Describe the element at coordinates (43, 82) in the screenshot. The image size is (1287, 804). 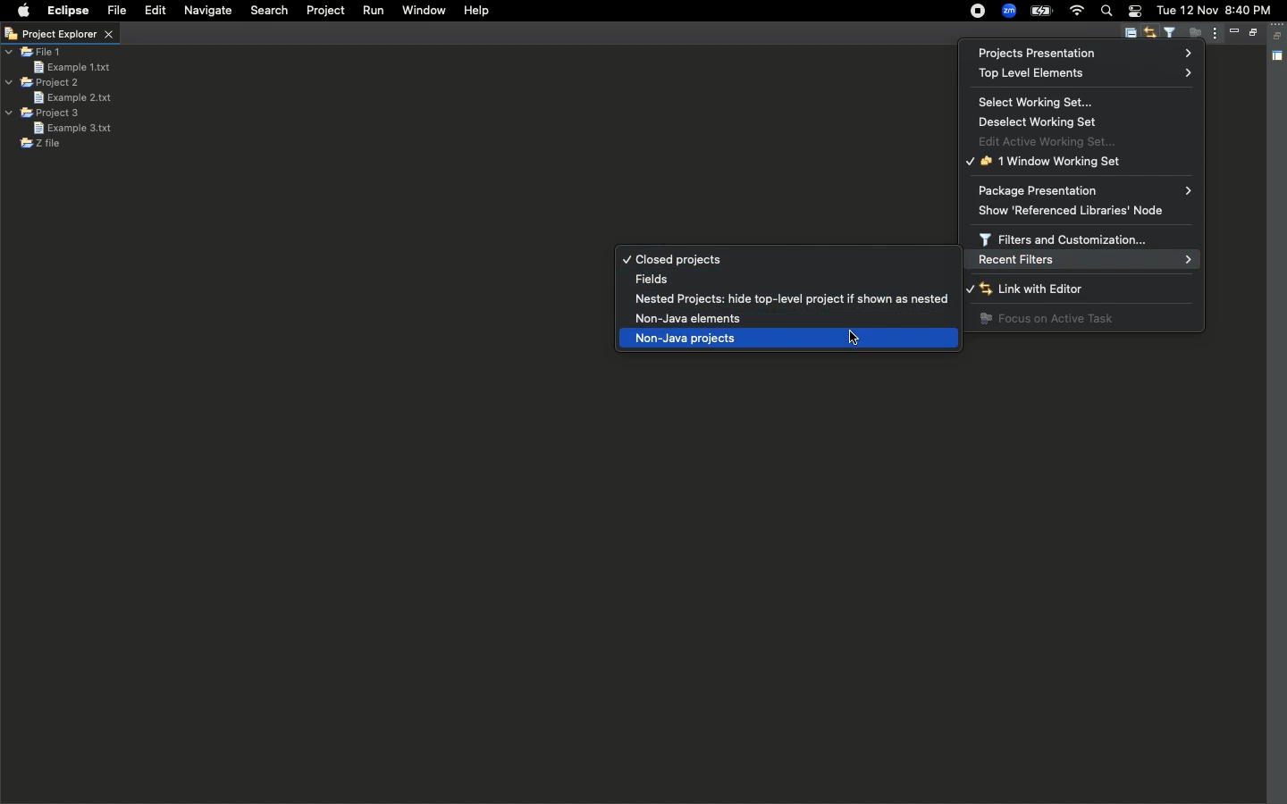
I see `Project 2` at that location.